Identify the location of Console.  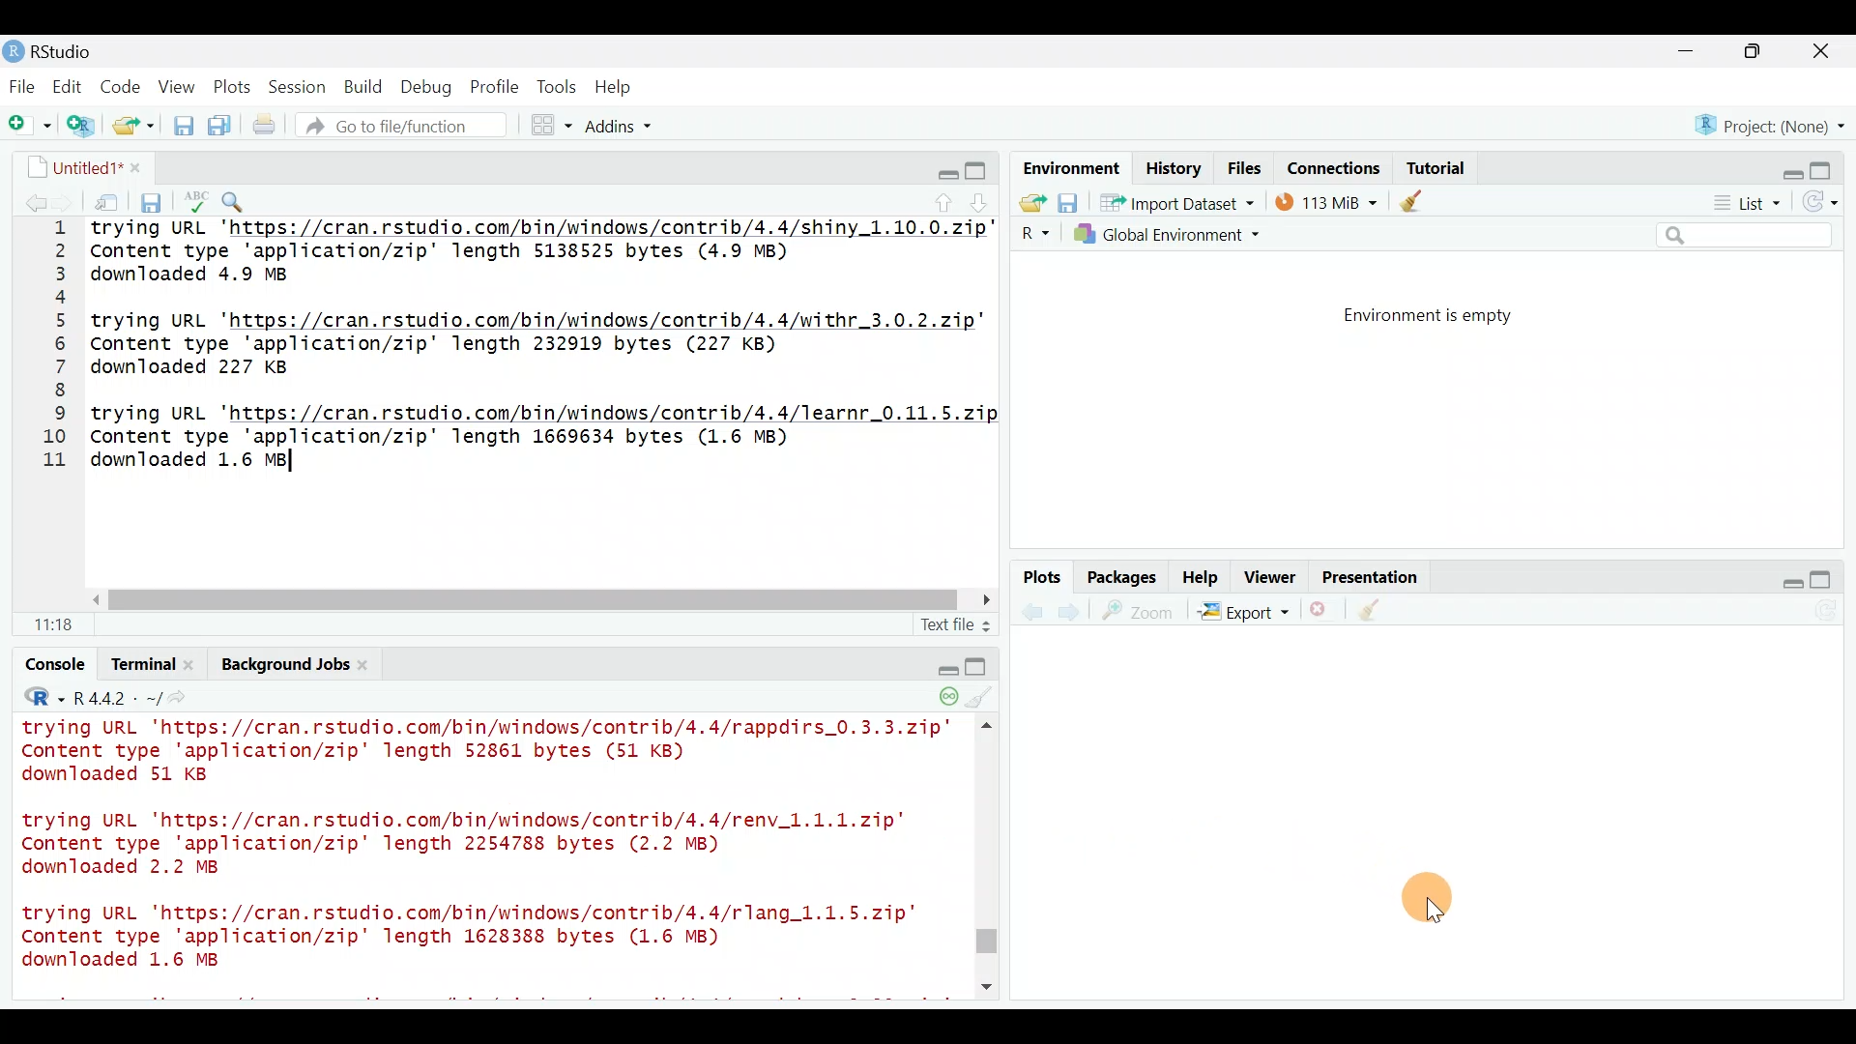
(53, 667).